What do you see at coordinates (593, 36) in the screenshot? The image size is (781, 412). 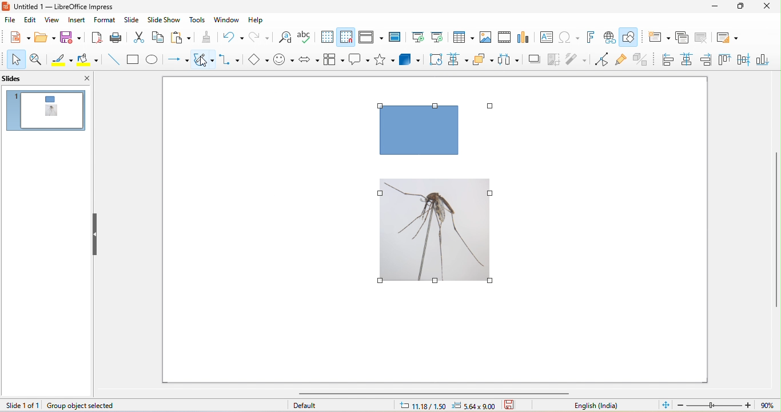 I see `fontwork text` at bounding box center [593, 36].